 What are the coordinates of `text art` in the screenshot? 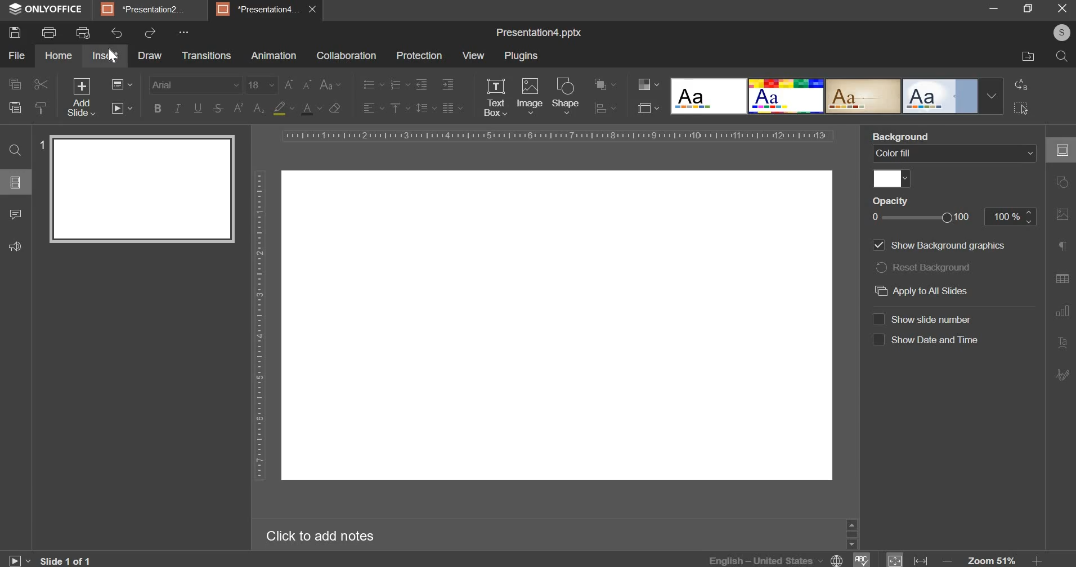 It's located at (1064, 342).